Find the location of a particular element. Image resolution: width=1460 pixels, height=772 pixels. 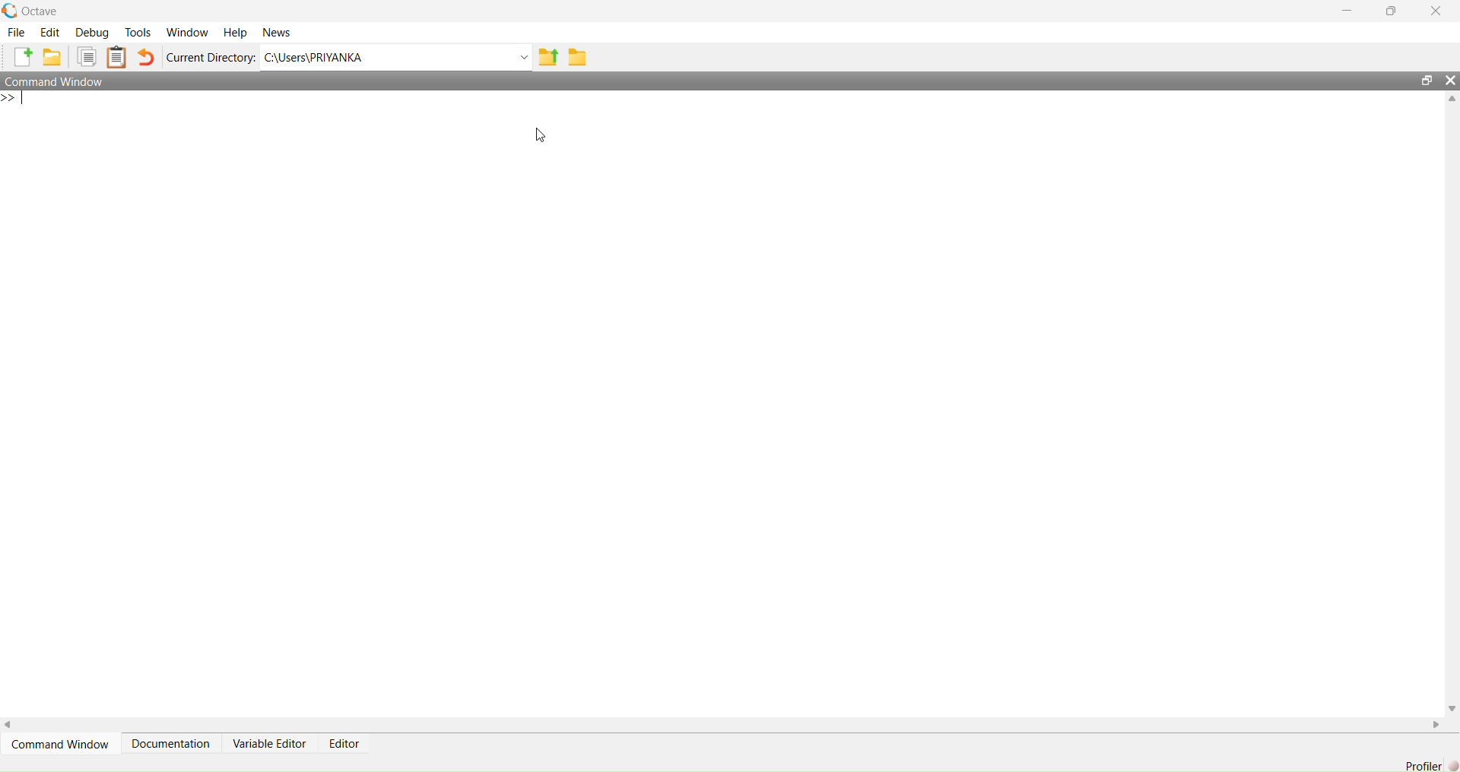

horizontal scroll bar is located at coordinates (723, 724).